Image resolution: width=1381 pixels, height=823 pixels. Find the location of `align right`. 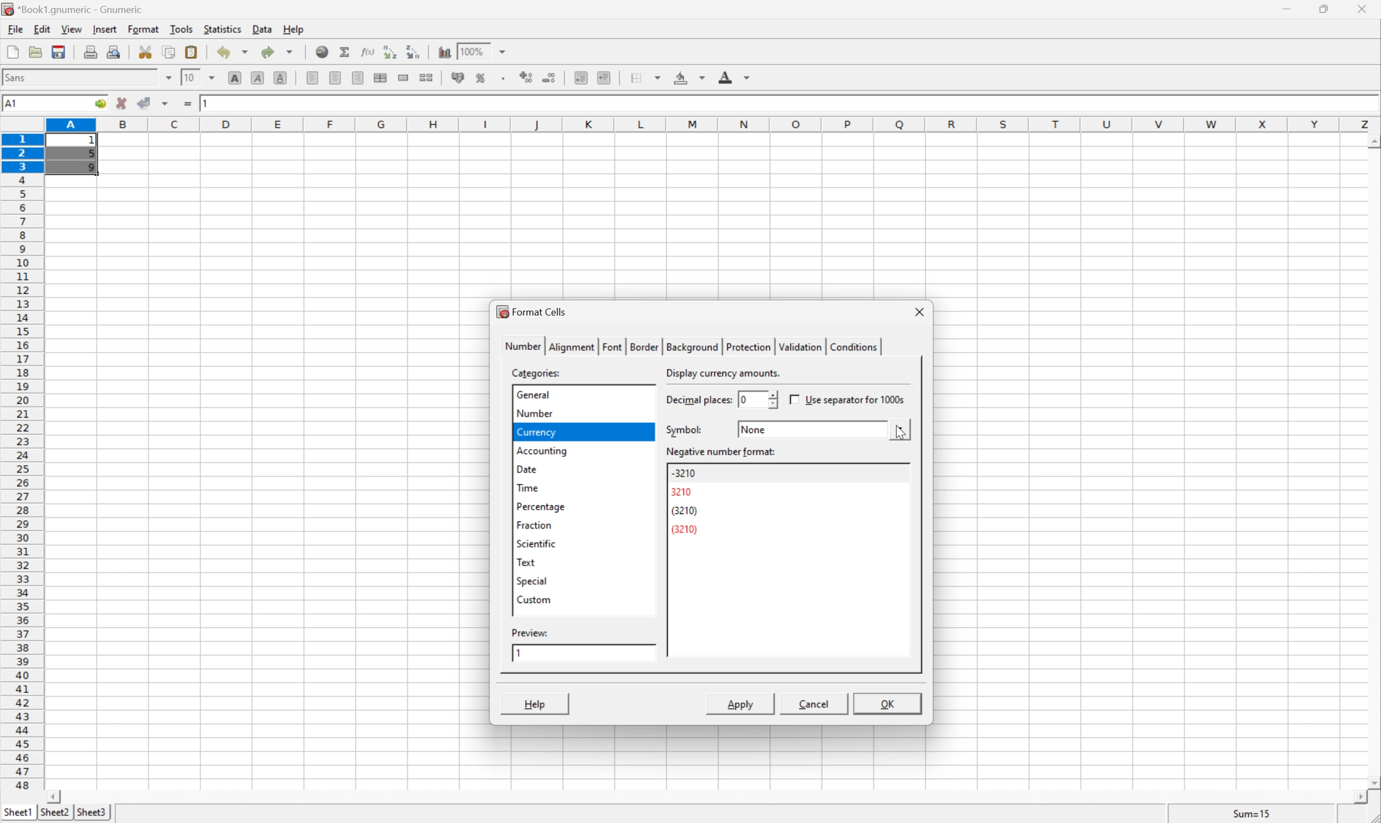

align right is located at coordinates (359, 77).